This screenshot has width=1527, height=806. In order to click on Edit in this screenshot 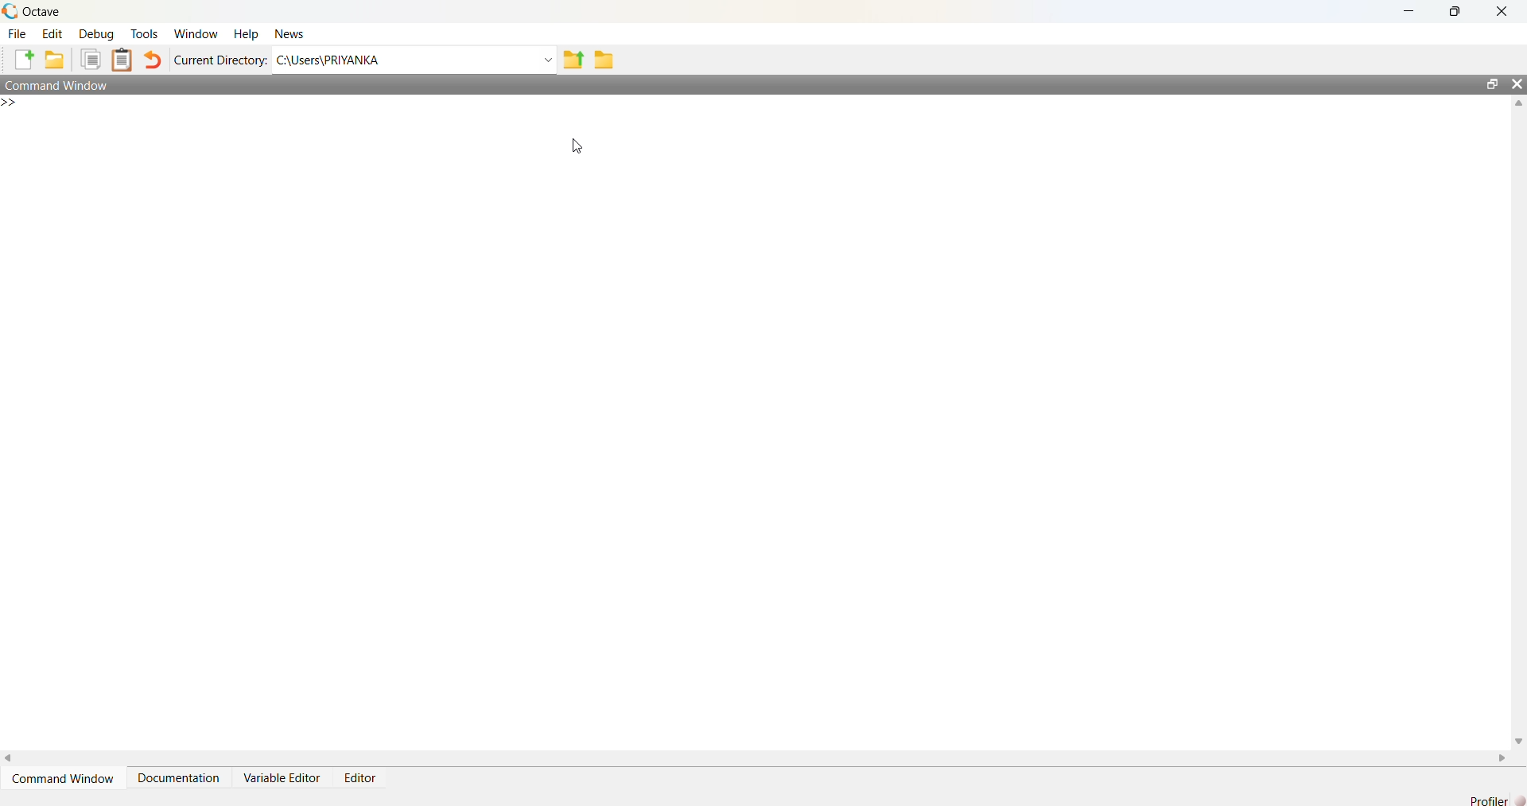, I will do `click(52, 33)`.